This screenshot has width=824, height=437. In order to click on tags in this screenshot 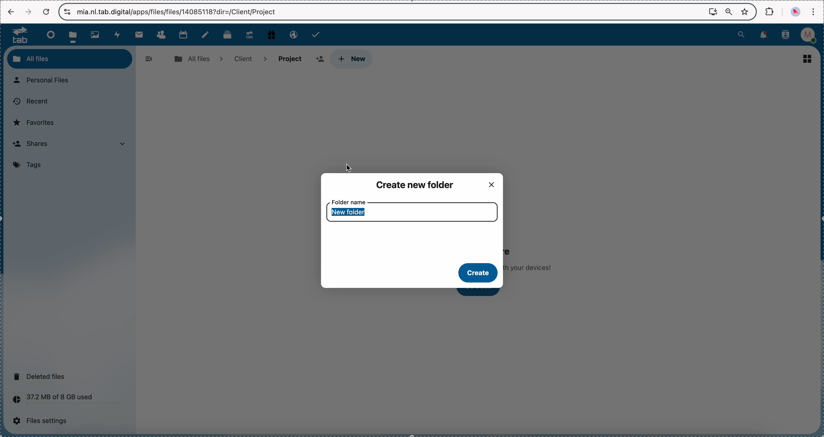, I will do `click(29, 165)`.